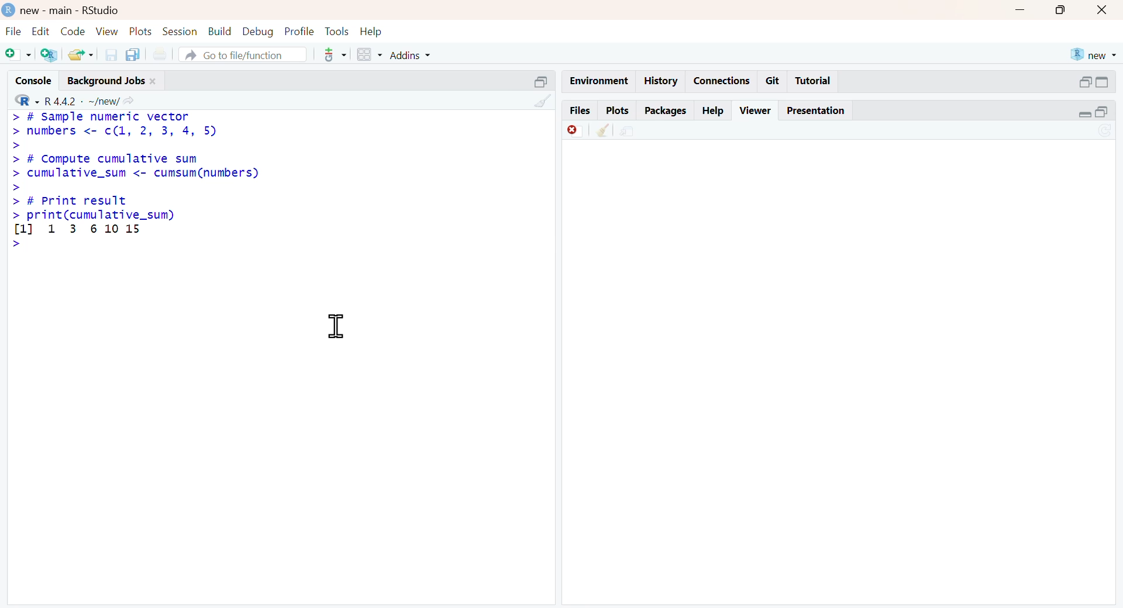 The width and height of the screenshot is (1123, 608). I want to click on R, so click(27, 99).